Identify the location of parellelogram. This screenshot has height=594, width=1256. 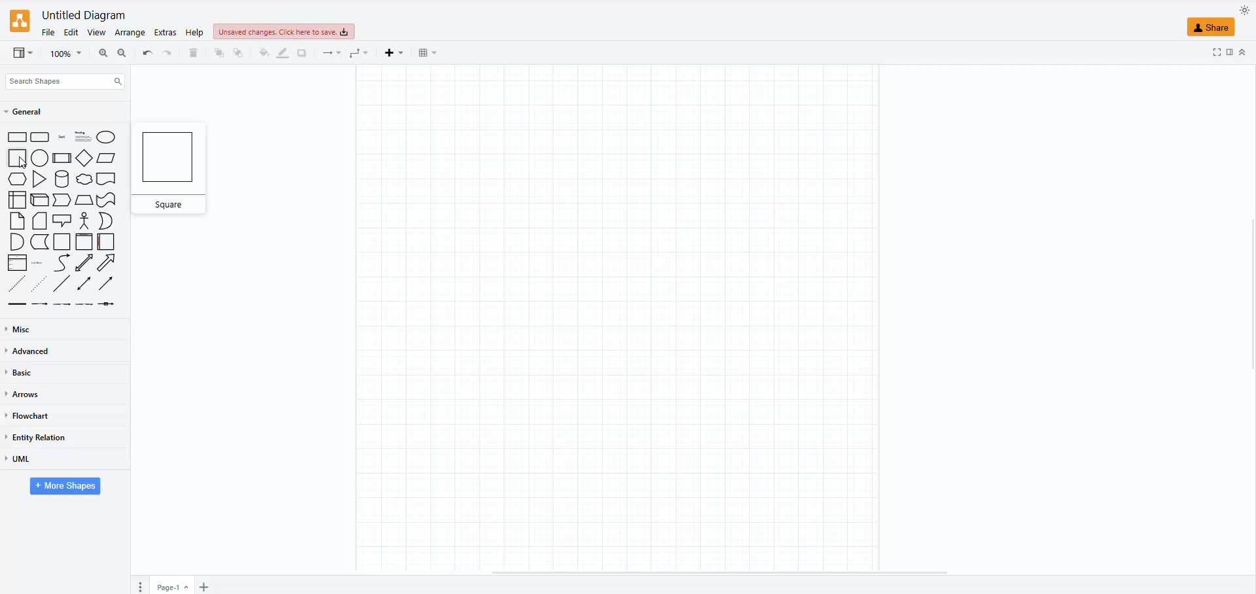
(107, 158).